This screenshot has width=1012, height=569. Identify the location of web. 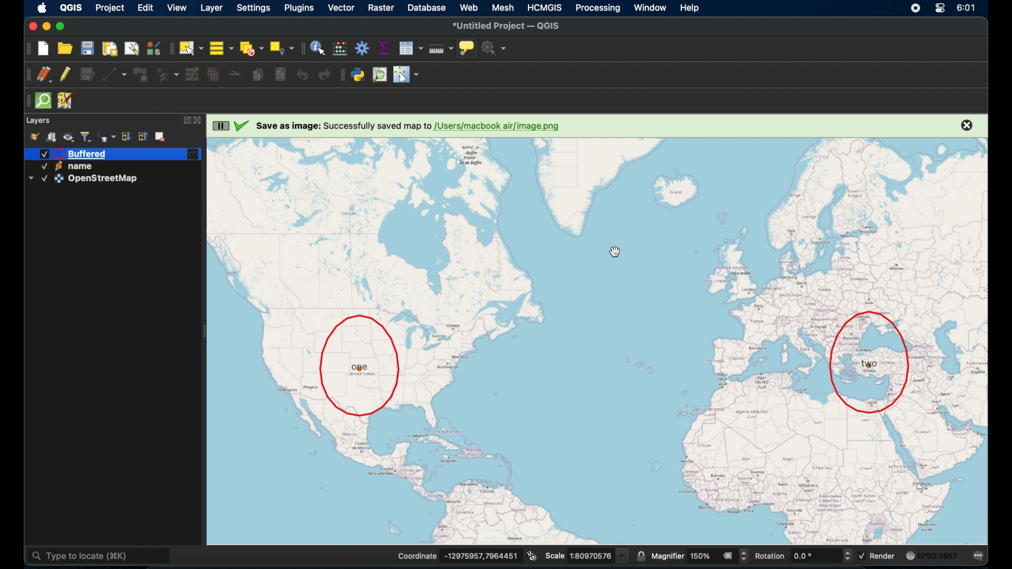
(469, 6).